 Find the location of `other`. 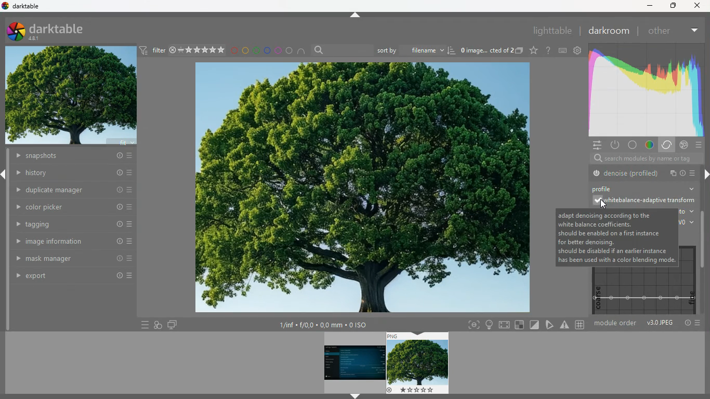

other is located at coordinates (662, 30).